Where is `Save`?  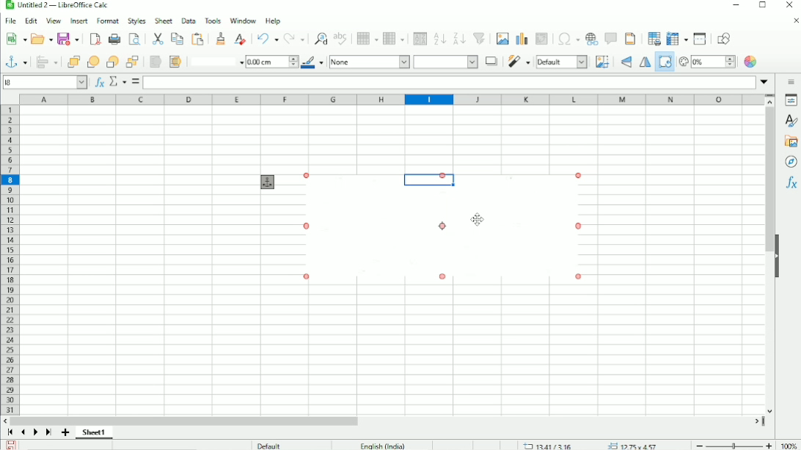
Save is located at coordinates (68, 39).